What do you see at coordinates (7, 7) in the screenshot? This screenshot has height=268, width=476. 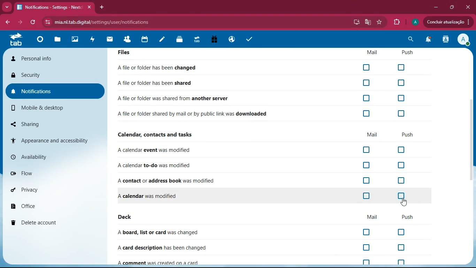 I see `more` at bounding box center [7, 7].